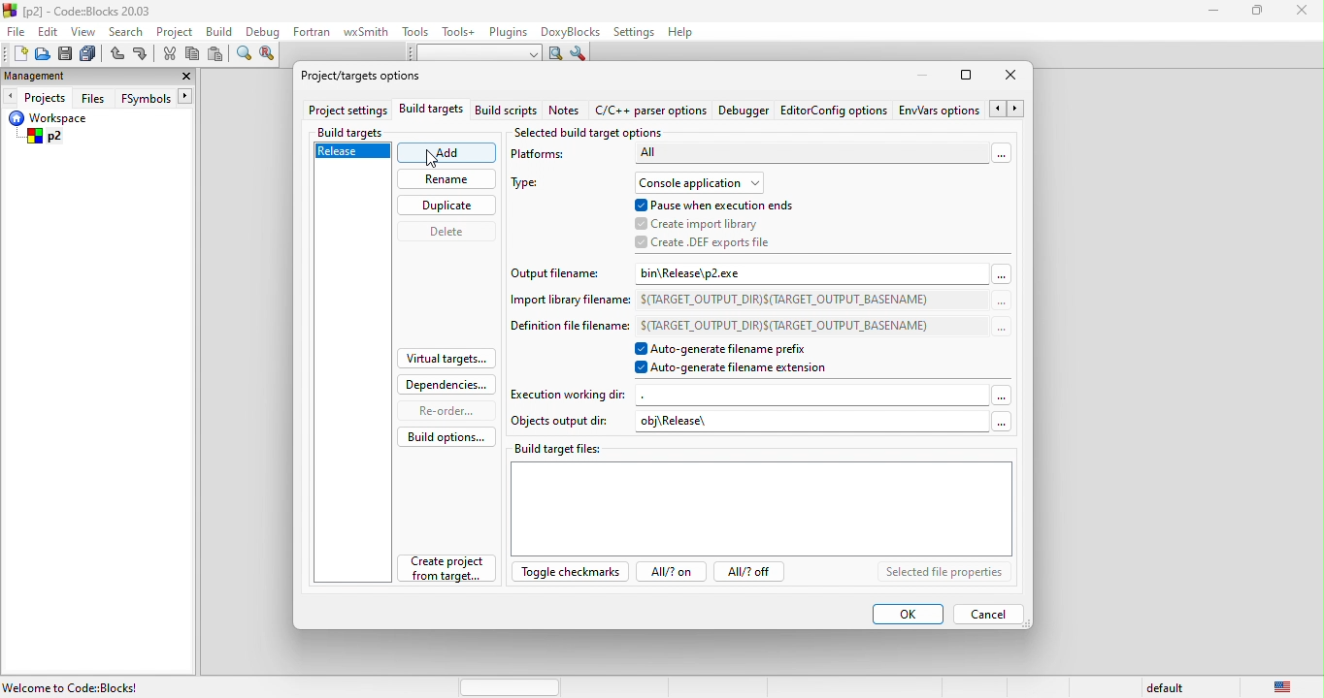 The height and width of the screenshot is (698, 1324). I want to click on all? off, so click(752, 573).